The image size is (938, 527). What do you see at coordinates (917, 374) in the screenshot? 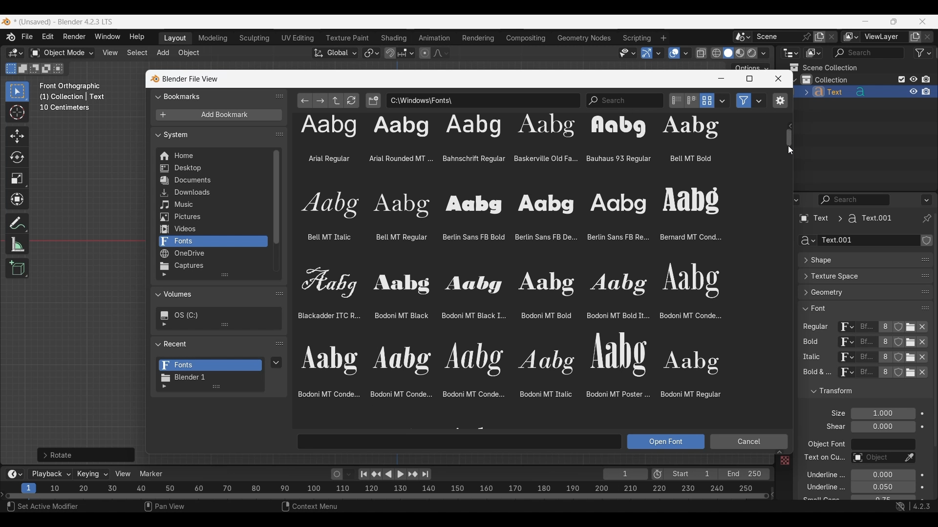
I see `unlink respective attribute` at bounding box center [917, 374].